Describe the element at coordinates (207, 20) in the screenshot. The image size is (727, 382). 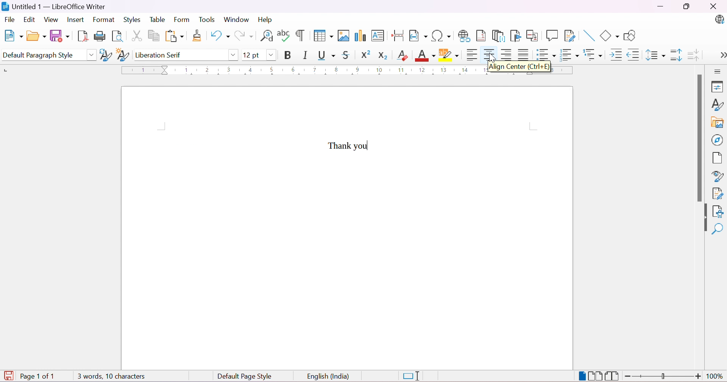
I see `Tools` at that location.